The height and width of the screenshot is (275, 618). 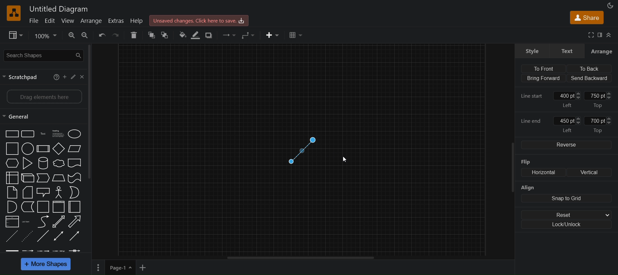 I want to click on Rounded rectangle, so click(x=27, y=134).